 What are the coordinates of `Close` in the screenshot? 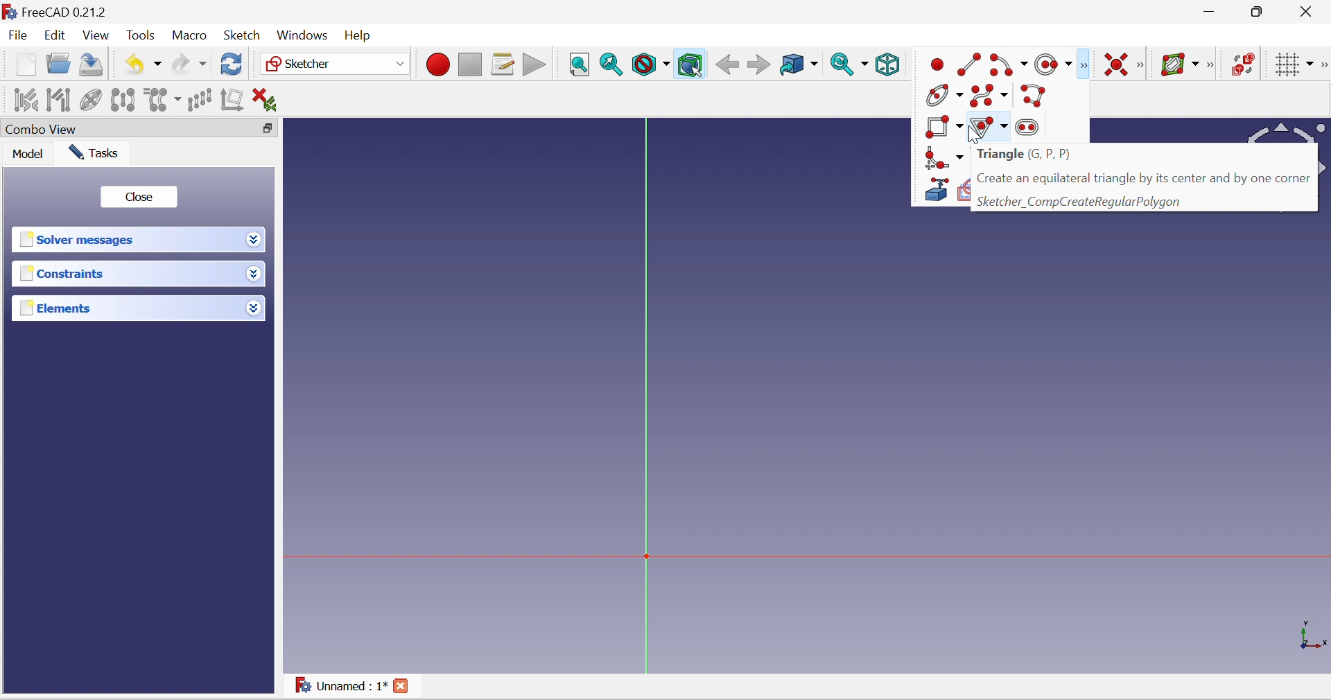 It's located at (400, 685).